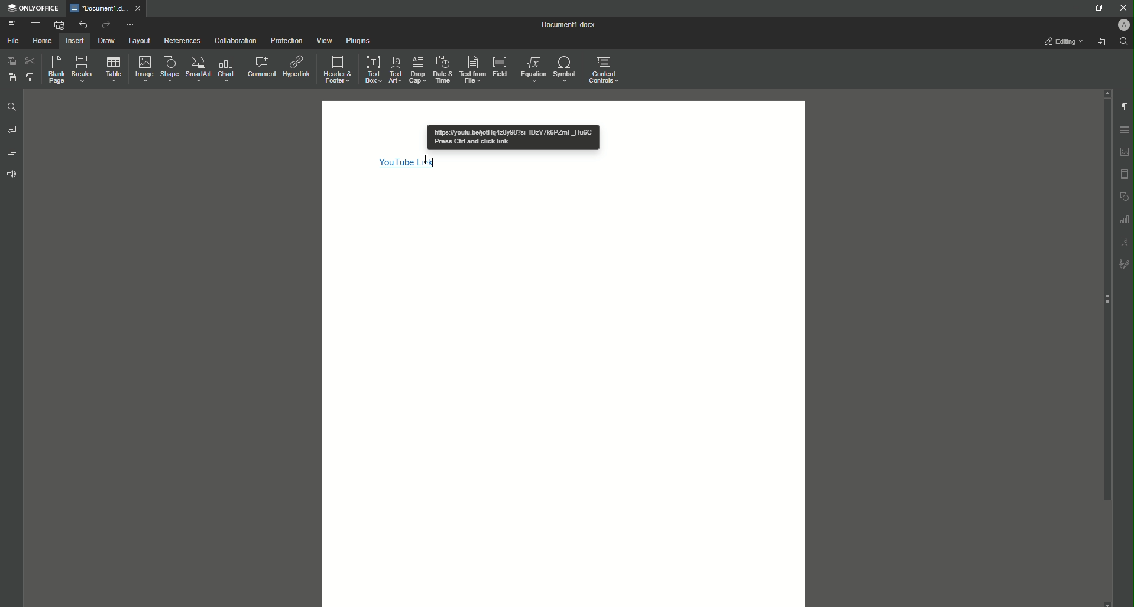  I want to click on Home, so click(43, 41).